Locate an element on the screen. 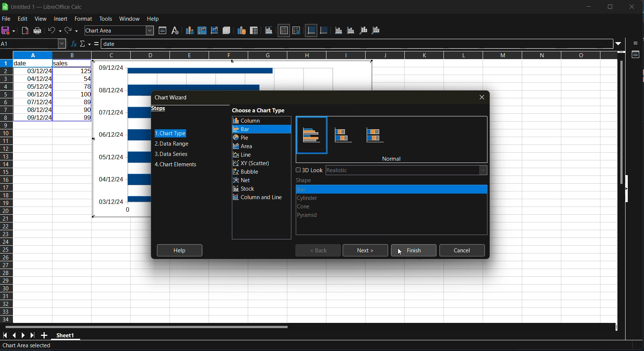 The image size is (644, 351). horizontal scroll bar is located at coordinates (145, 326).